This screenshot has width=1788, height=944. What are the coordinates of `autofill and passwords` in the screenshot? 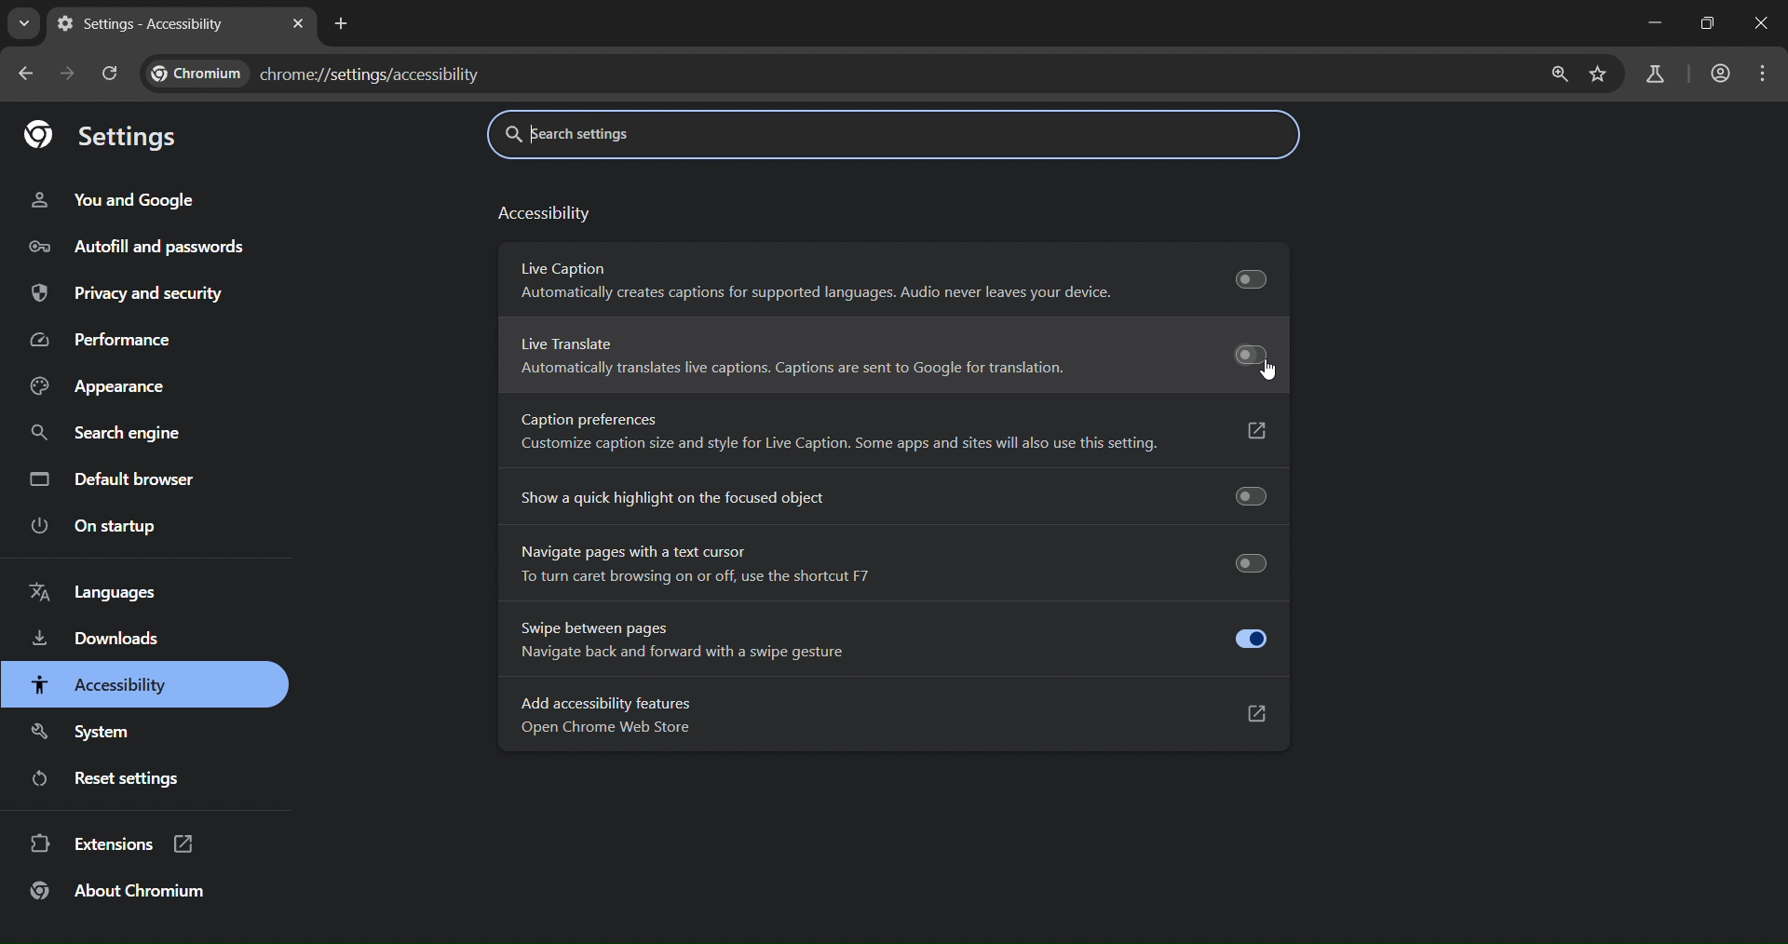 It's located at (145, 246).